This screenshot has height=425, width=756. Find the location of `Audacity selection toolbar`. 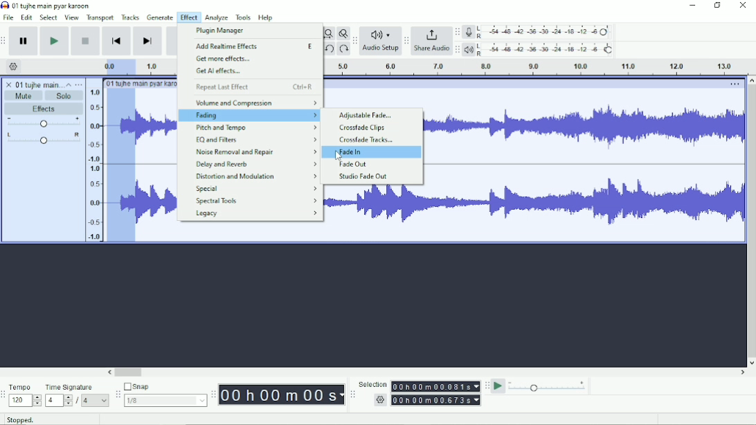

Audacity selection toolbar is located at coordinates (351, 395).